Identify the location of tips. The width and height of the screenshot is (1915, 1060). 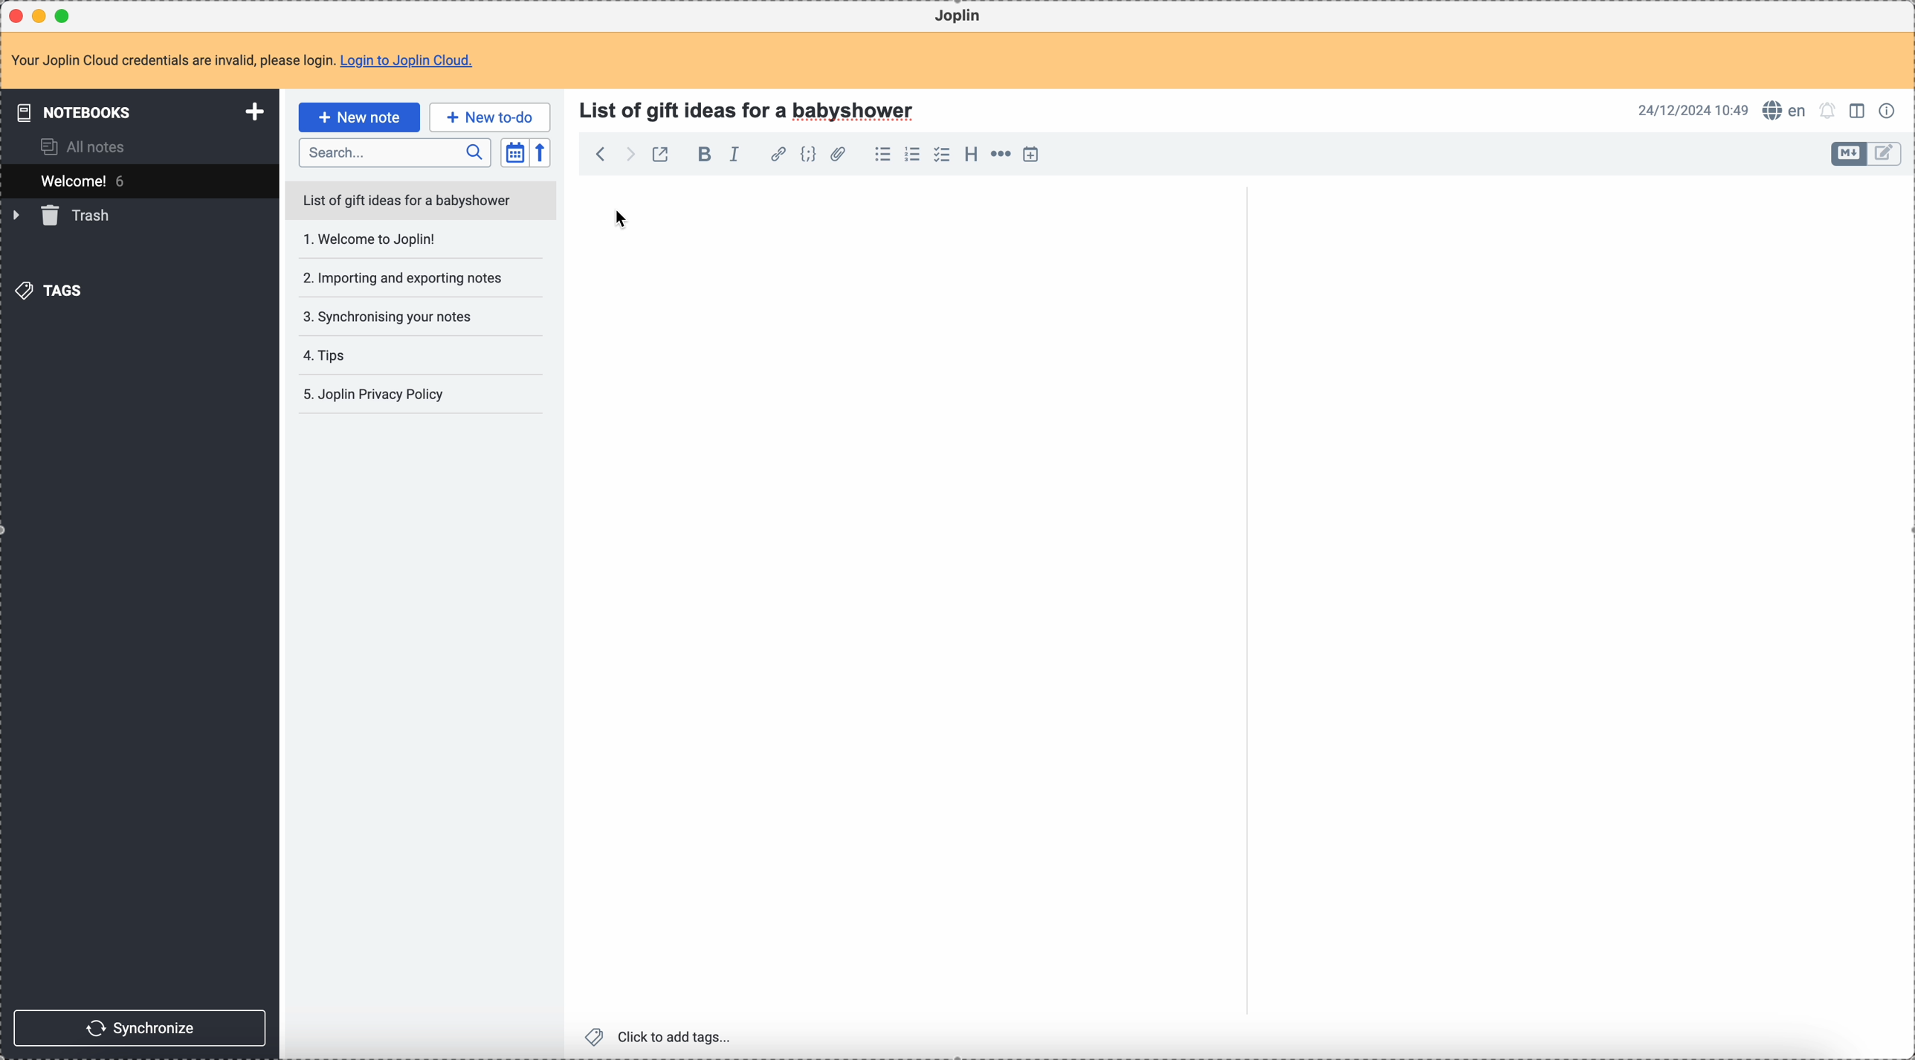
(370, 355).